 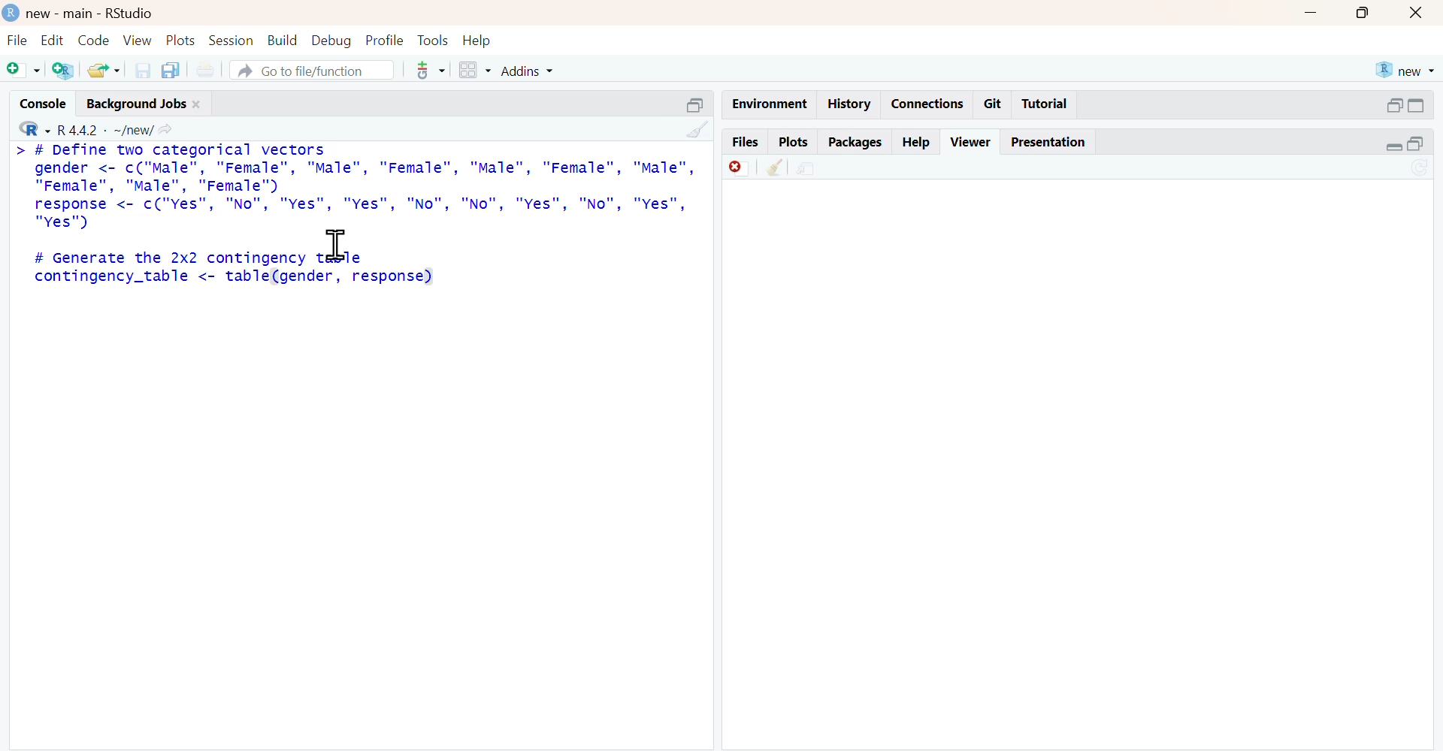 What do you see at coordinates (433, 41) in the screenshot?
I see `tools` at bounding box center [433, 41].